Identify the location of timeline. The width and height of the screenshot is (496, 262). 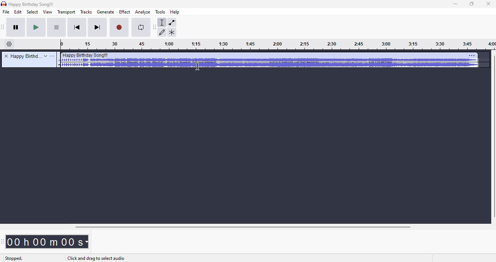
(278, 45).